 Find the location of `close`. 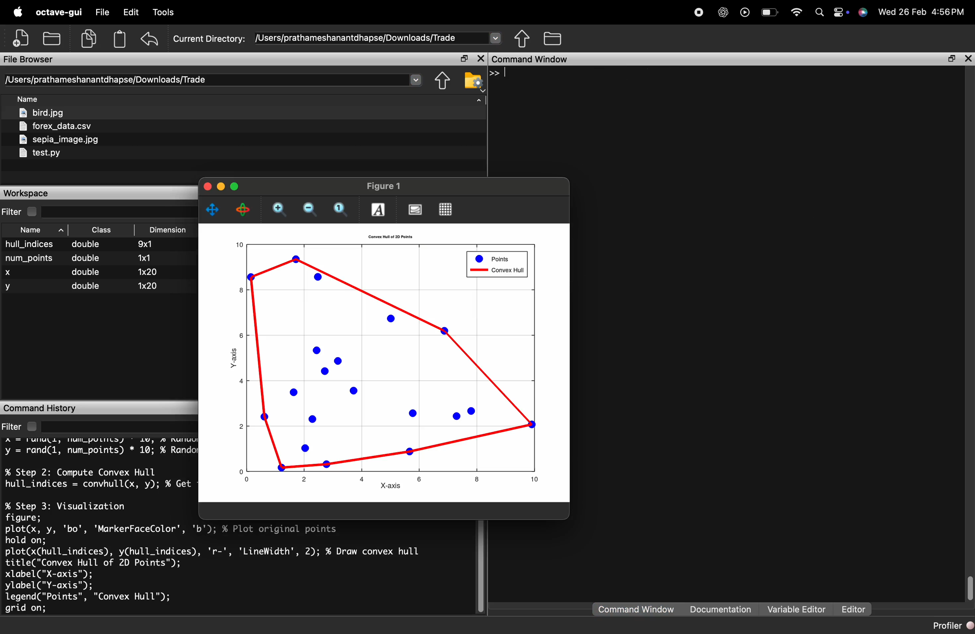

close is located at coordinates (207, 186).